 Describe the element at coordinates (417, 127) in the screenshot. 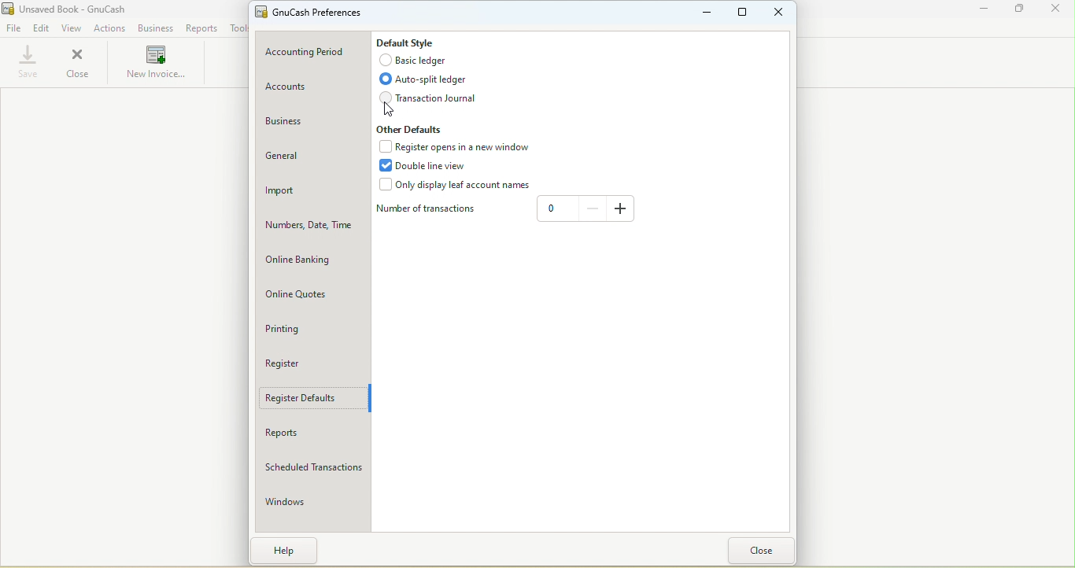

I see `Other defaults` at that location.